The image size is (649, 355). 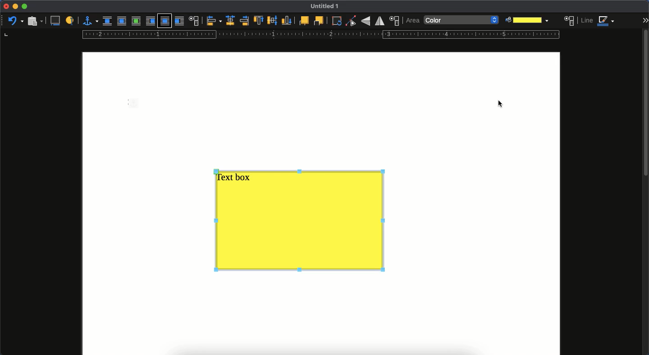 What do you see at coordinates (259, 21) in the screenshot?
I see `top` at bounding box center [259, 21].